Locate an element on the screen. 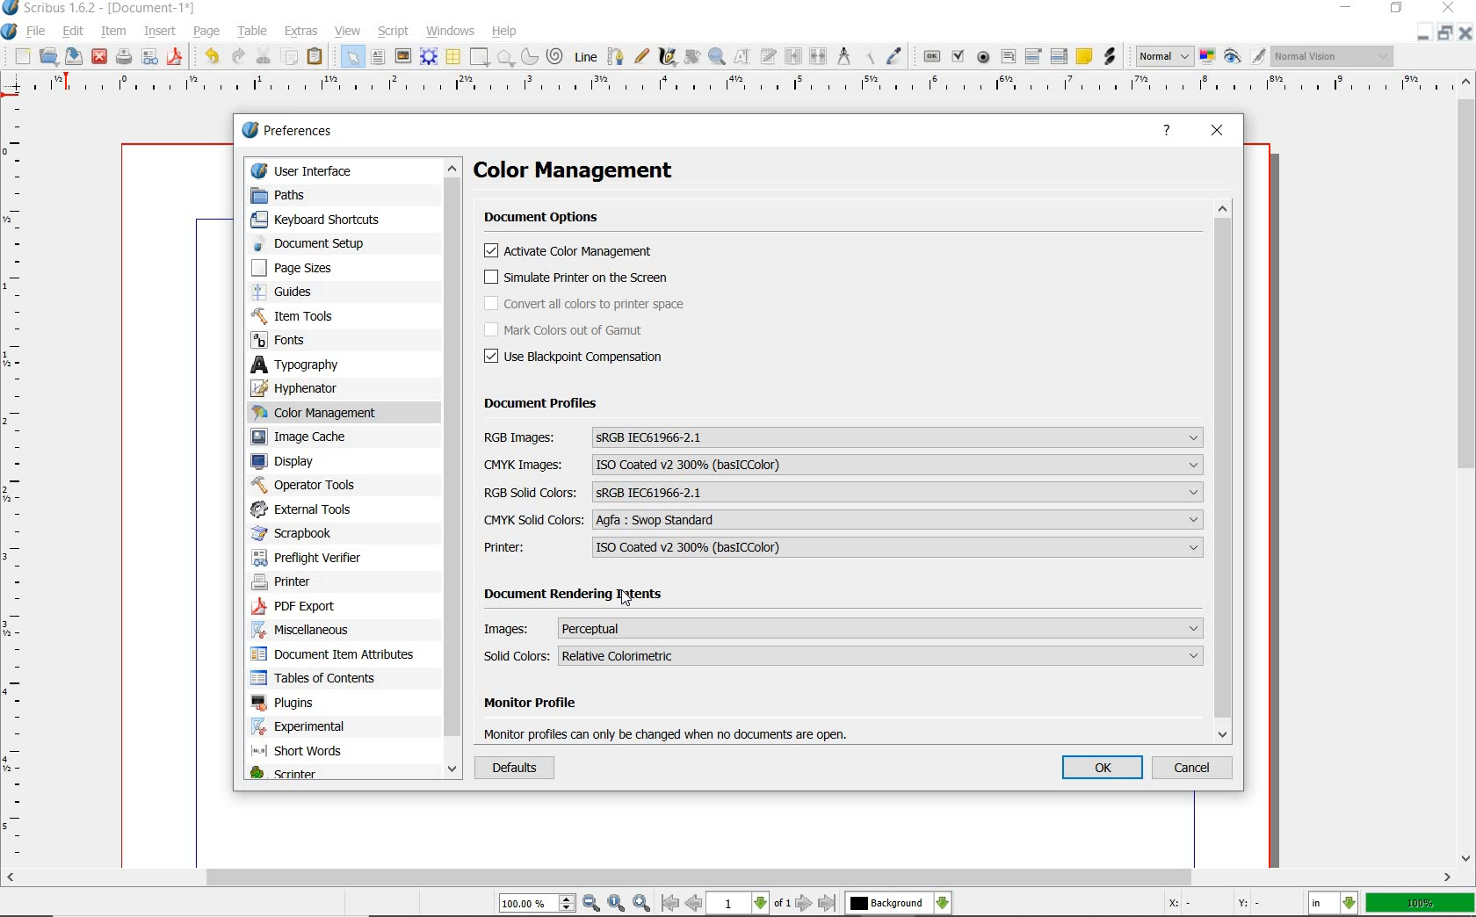 The width and height of the screenshot is (1476, 917). windows is located at coordinates (451, 30).